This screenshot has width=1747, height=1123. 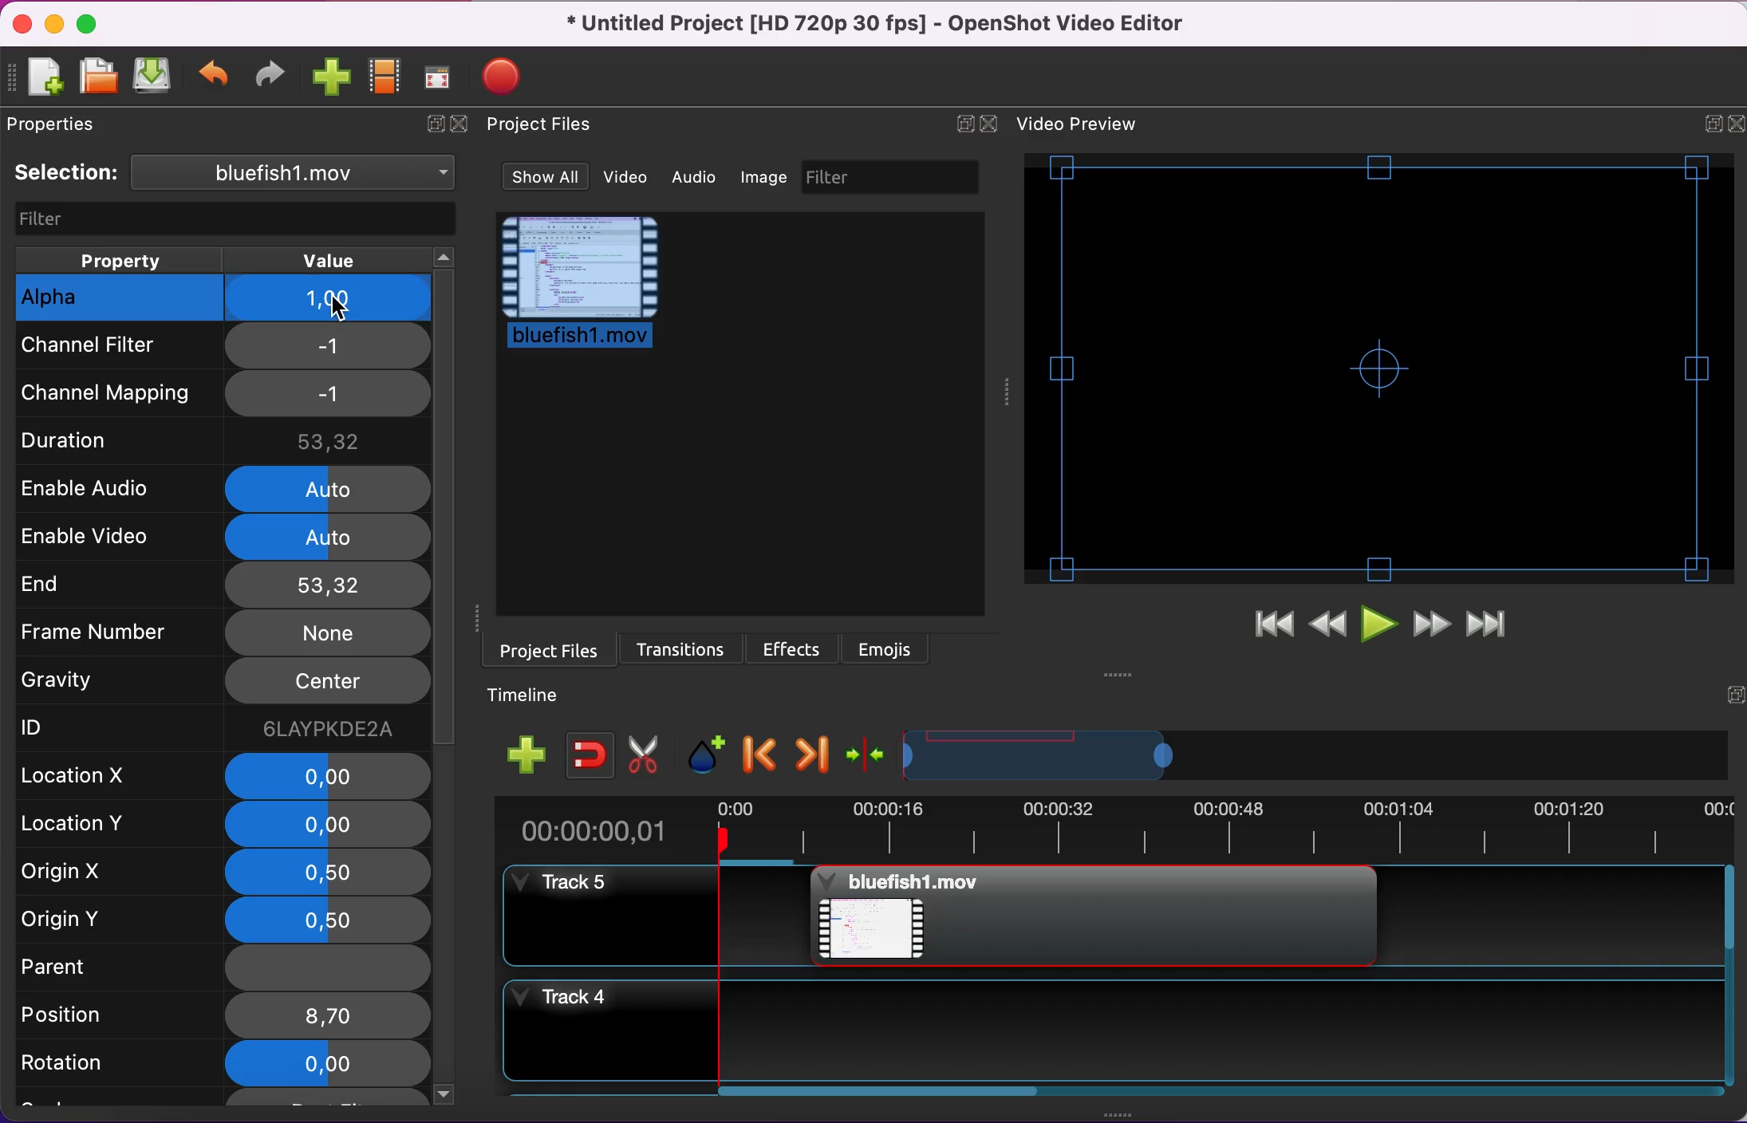 What do you see at coordinates (339, 307) in the screenshot?
I see `Cursor` at bounding box center [339, 307].